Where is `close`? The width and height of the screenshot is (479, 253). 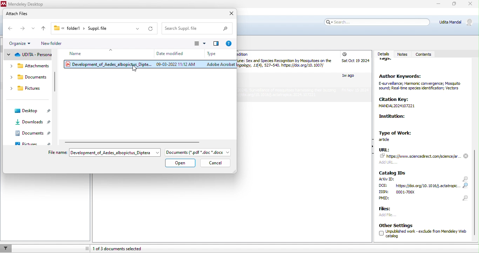
close is located at coordinates (230, 13).